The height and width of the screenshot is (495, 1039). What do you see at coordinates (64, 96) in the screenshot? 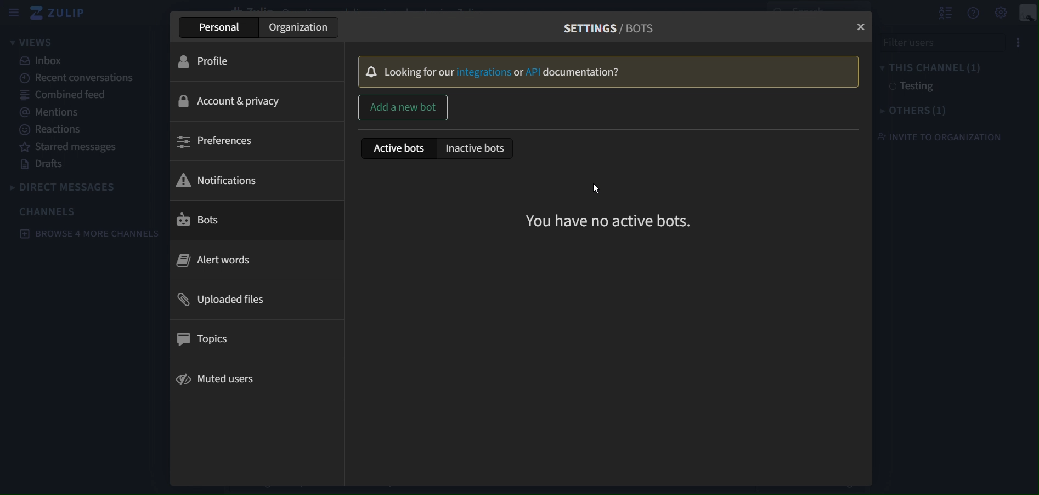
I see `combined feed` at bounding box center [64, 96].